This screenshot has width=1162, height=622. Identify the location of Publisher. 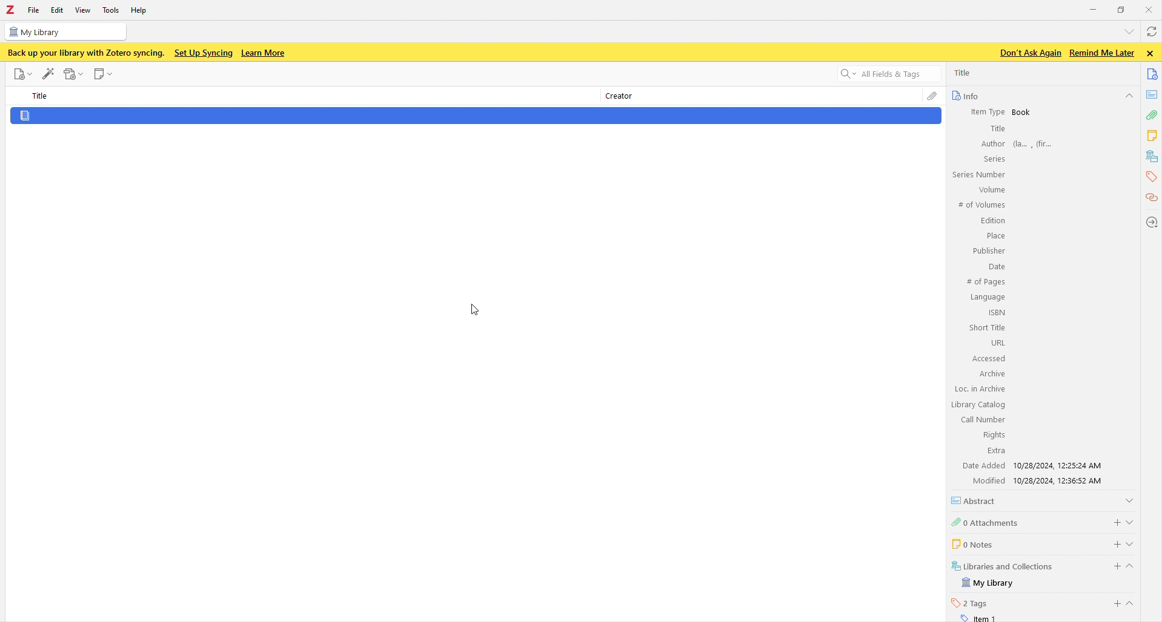
(988, 250).